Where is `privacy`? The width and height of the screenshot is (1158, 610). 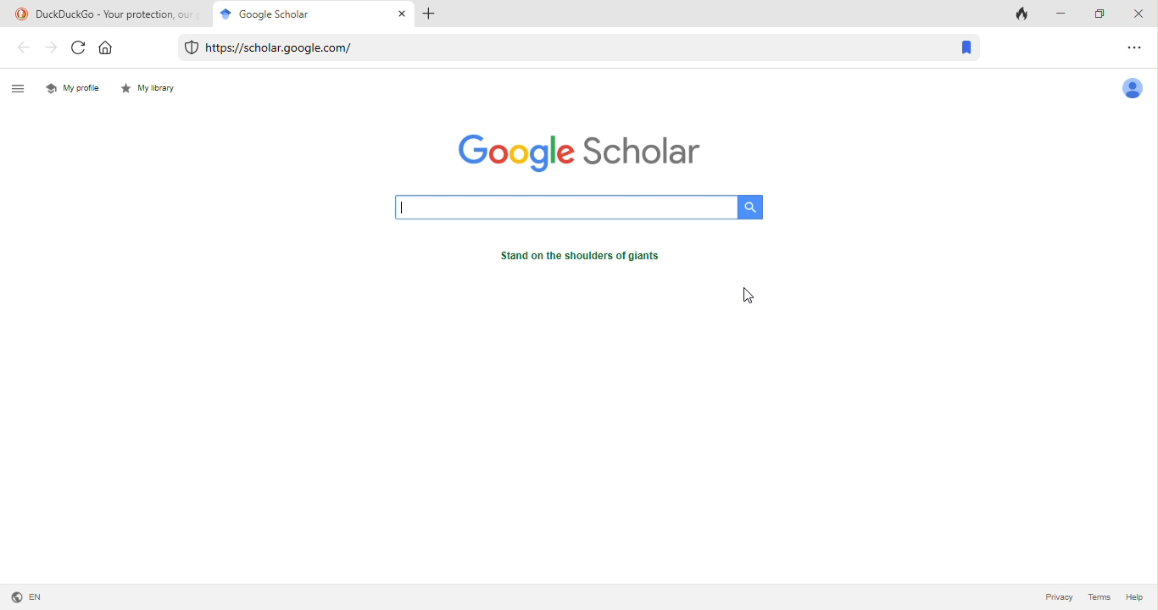
privacy is located at coordinates (1059, 599).